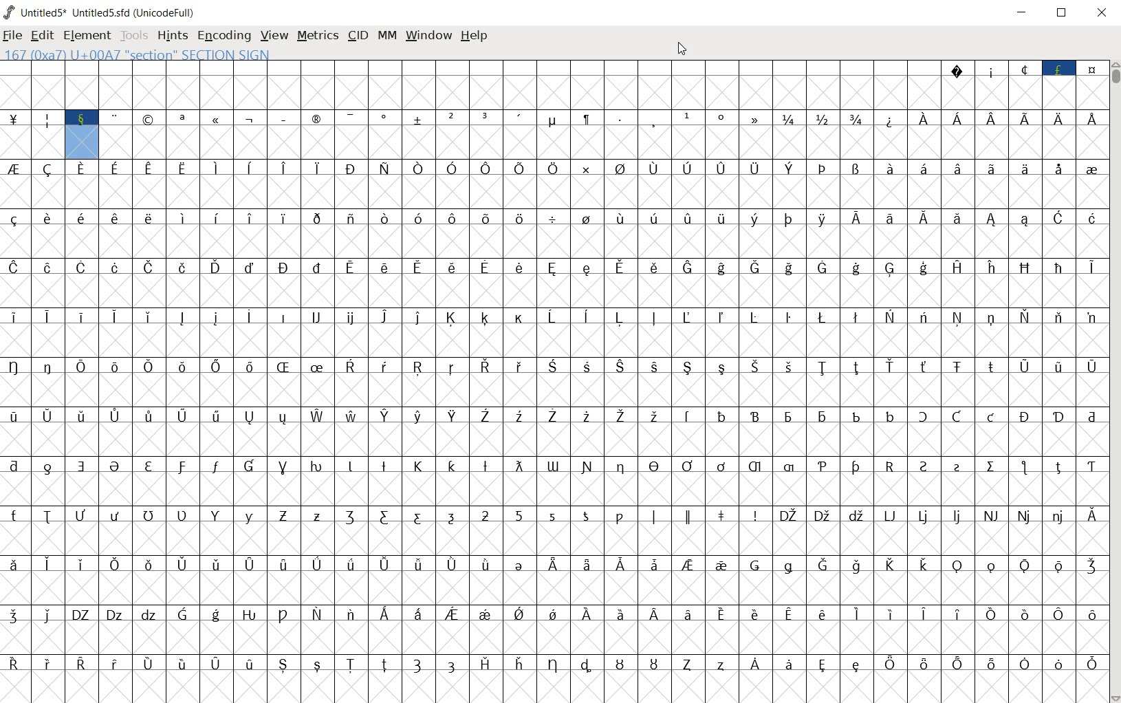 The width and height of the screenshot is (1121, 703). Describe the element at coordinates (888, 581) in the screenshot. I see `special characters` at that location.